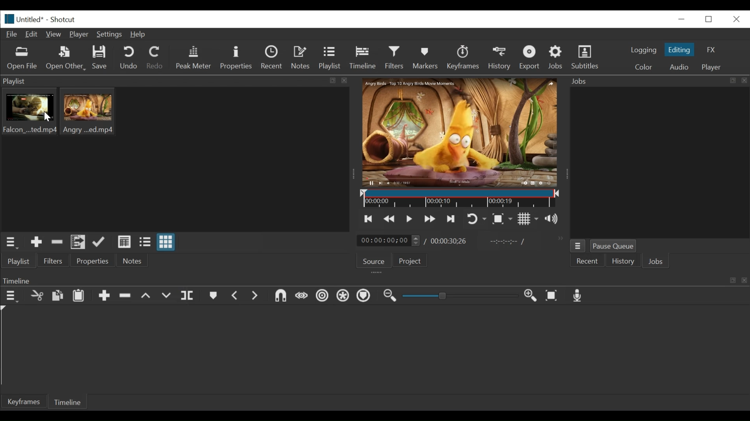  Describe the element at coordinates (374, 280) in the screenshot. I see `Timeline Panel` at that location.